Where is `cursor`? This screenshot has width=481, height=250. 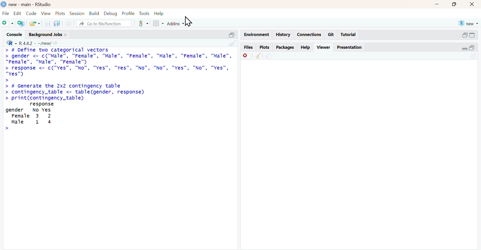
cursor is located at coordinates (188, 21).